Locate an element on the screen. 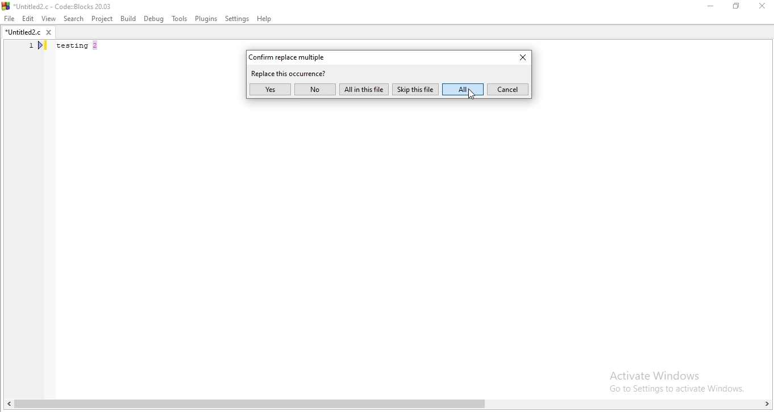 Image resolution: width=774 pixels, height=412 pixels. skip this file is located at coordinates (415, 90).